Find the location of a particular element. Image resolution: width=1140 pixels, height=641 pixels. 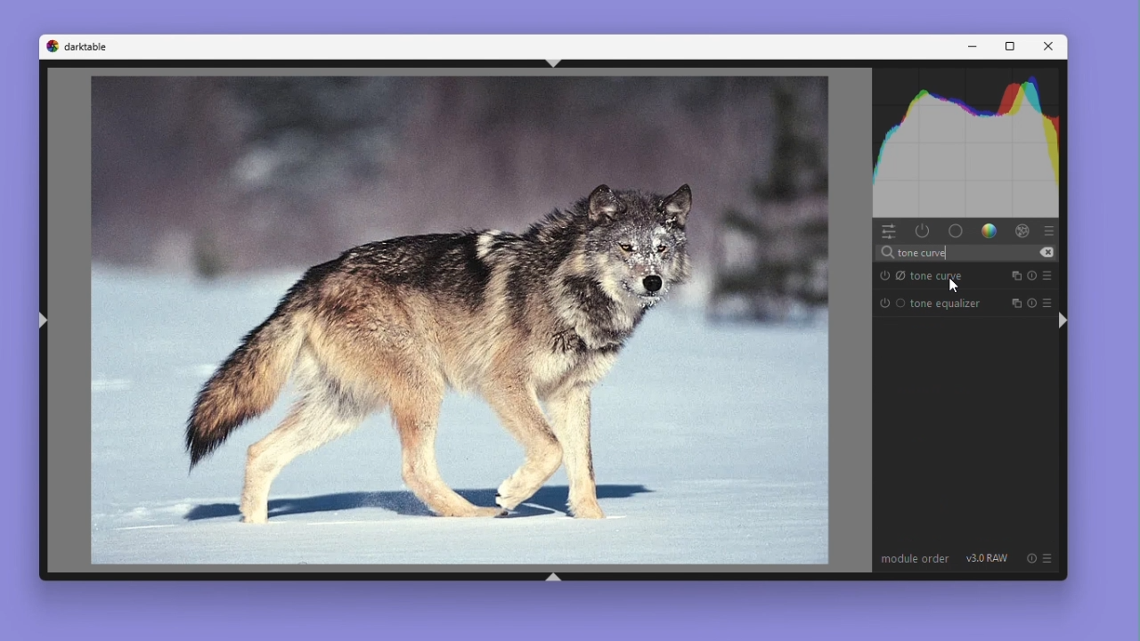

base is located at coordinates (956, 231).